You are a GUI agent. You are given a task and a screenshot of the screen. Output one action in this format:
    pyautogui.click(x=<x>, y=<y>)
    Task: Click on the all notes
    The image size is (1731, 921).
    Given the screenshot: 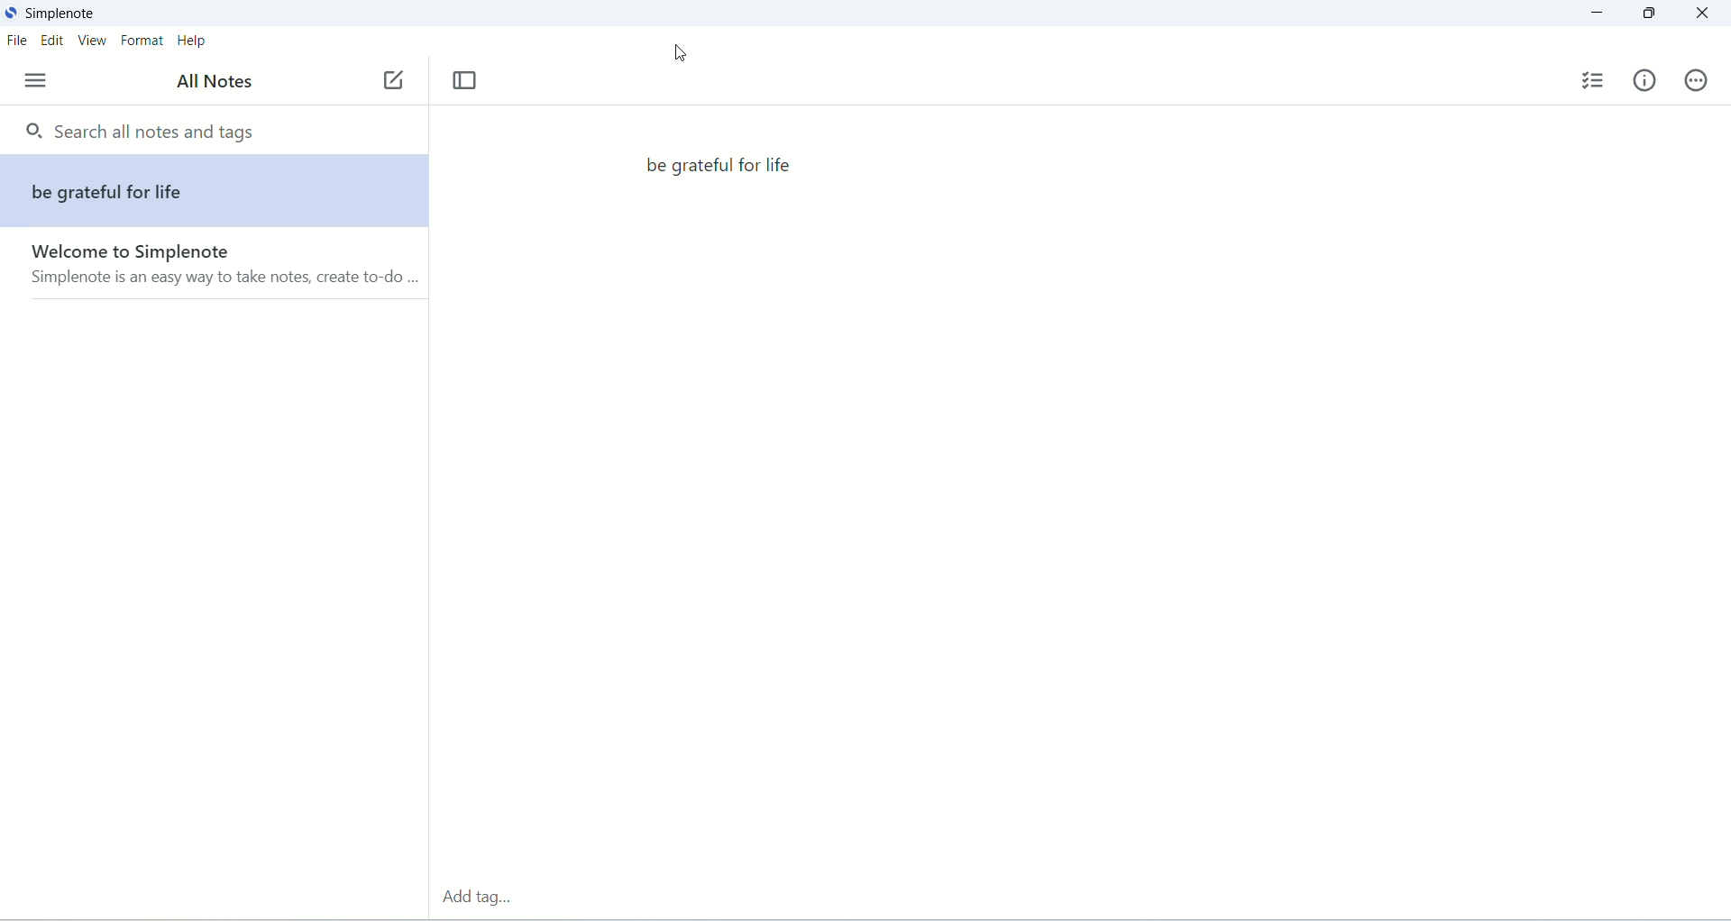 What is the action you would take?
    pyautogui.click(x=219, y=83)
    